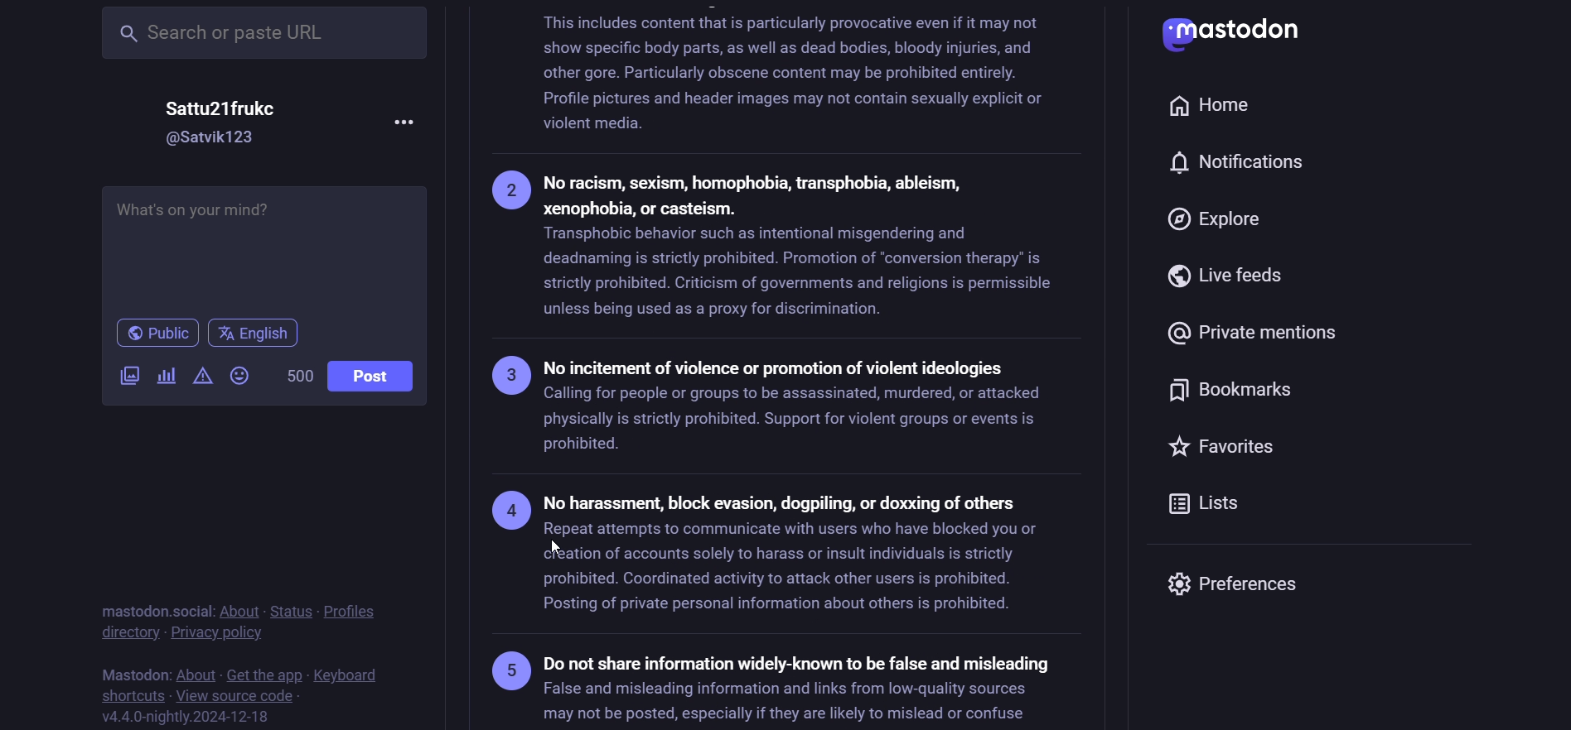 The image size is (1571, 730). Describe the element at coordinates (201, 376) in the screenshot. I see `content warning` at that location.